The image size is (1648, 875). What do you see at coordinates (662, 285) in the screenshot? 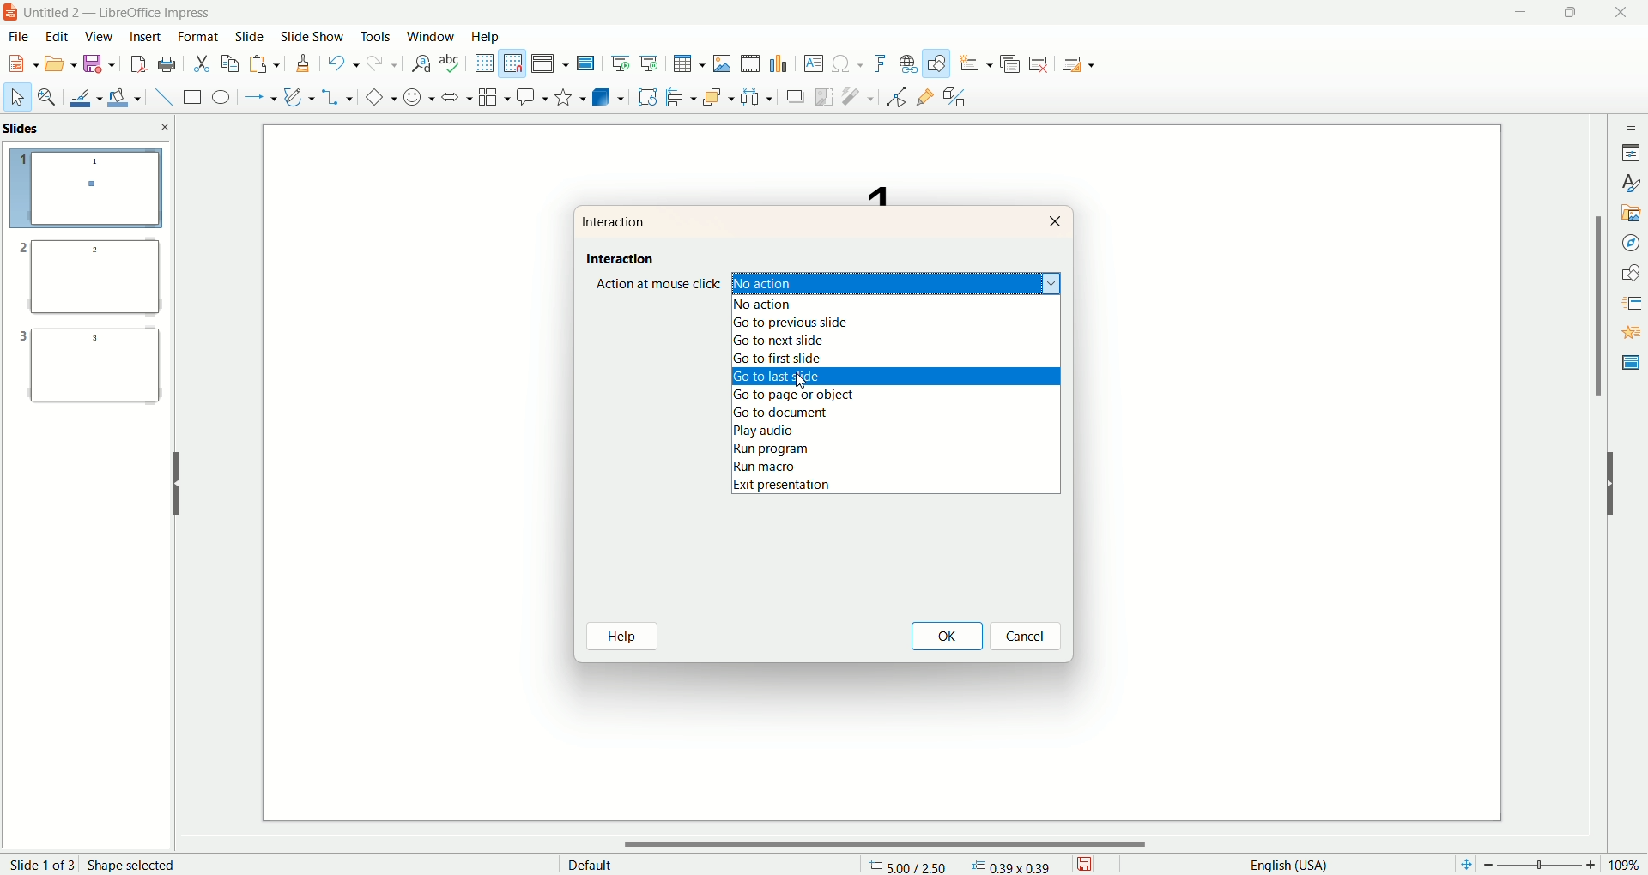
I see `action at mouse click` at bounding box center [662, 285].